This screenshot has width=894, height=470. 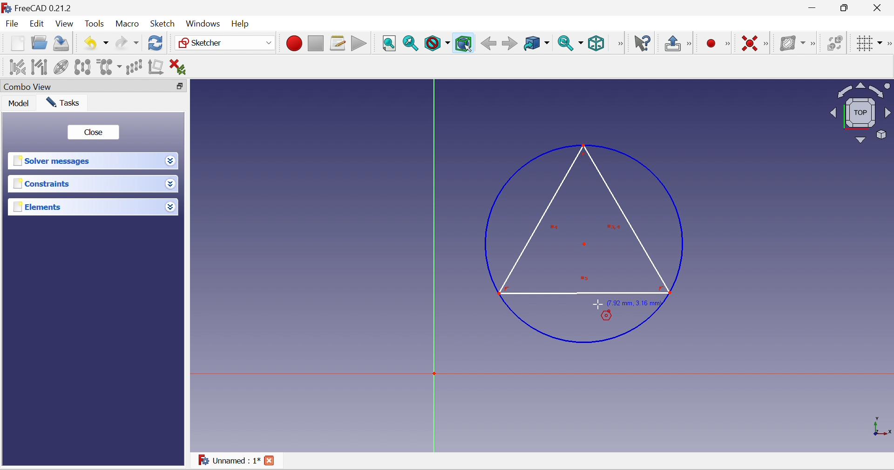 I want to click on Stop macro recording, so click(x=316, y=43).